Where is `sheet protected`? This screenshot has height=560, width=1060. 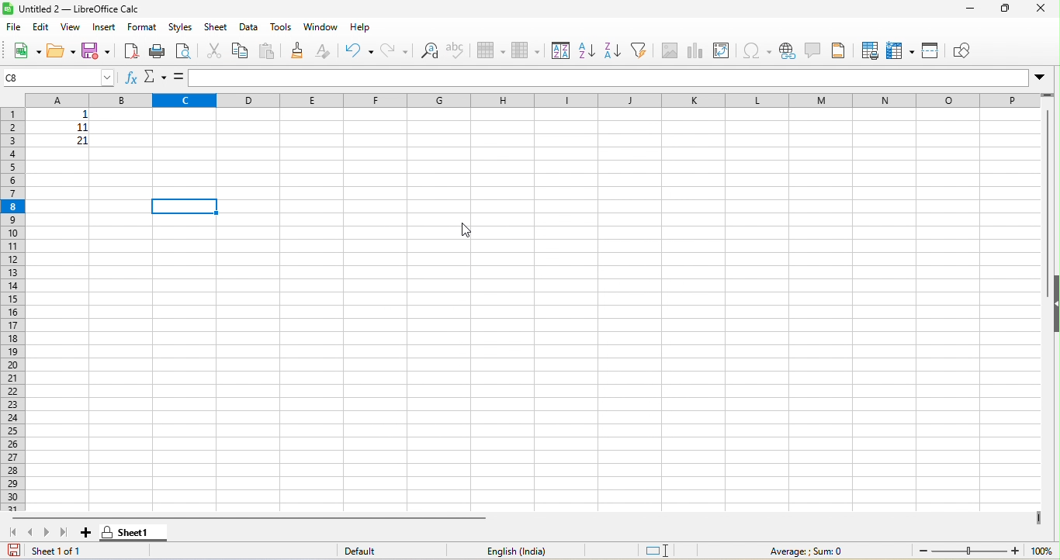
sheet protected is located at coordinates (106, 532).